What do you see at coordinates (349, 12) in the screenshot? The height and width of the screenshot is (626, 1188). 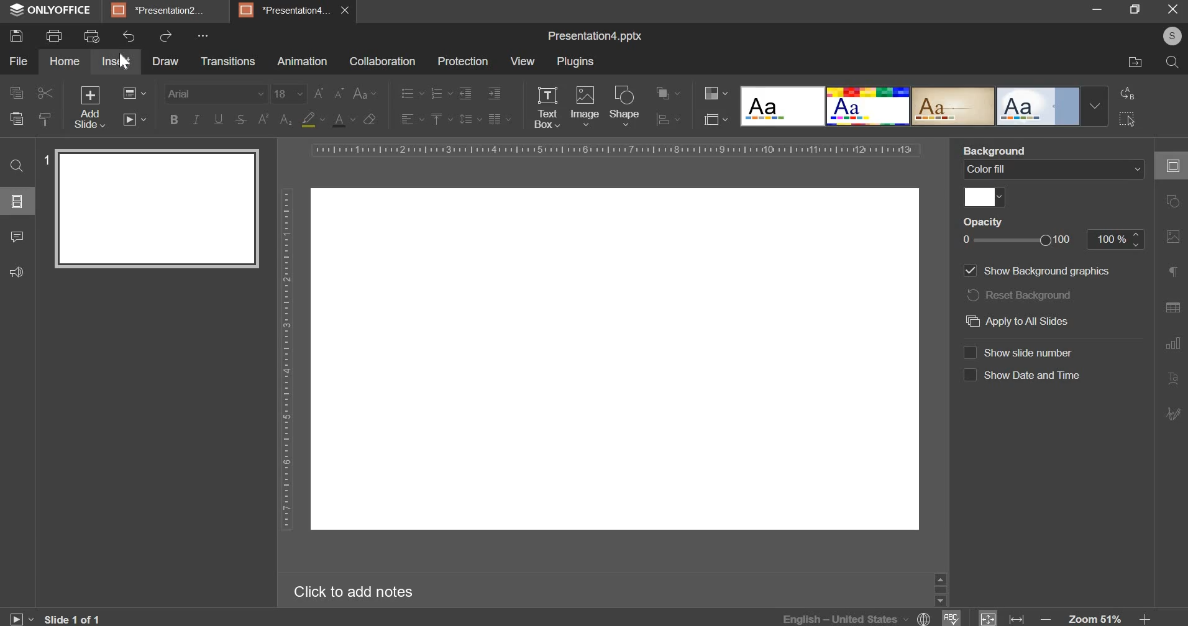 I see `close` at bounding box center [349, 12].